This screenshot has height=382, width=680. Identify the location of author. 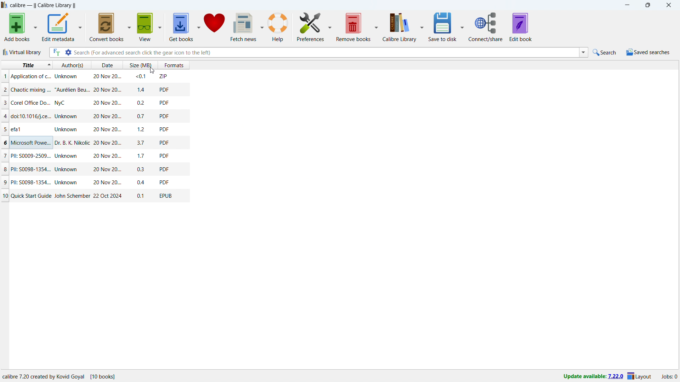
(67, 182).